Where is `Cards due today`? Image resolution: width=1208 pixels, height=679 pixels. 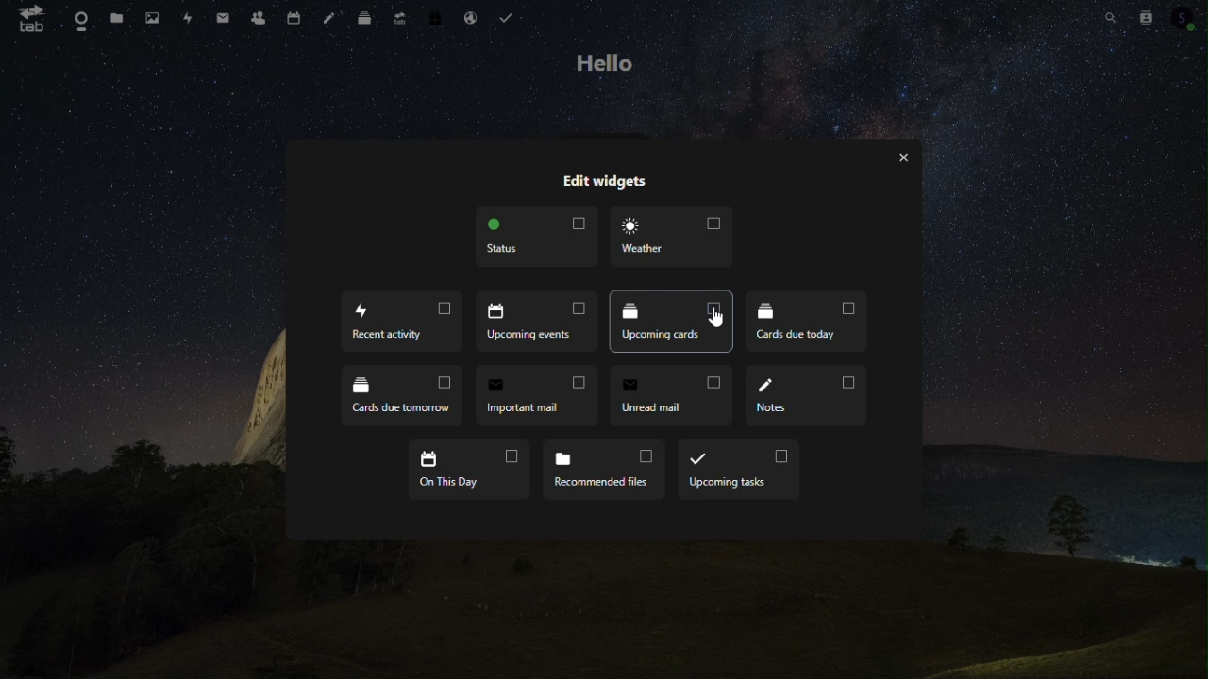
Cards due today is located at coordinates (805, 323).